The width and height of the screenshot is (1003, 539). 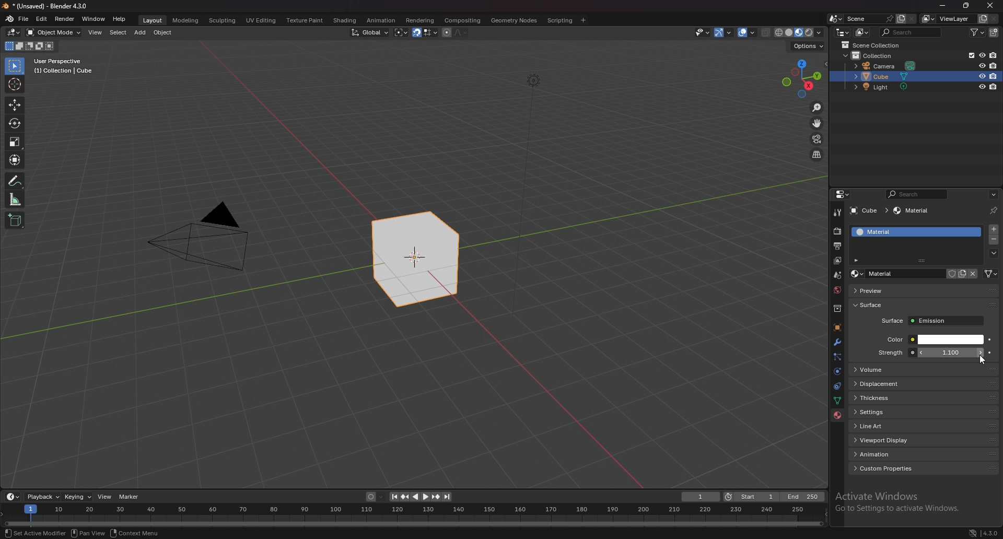 I want to click on render, so click(x=65, y=19).